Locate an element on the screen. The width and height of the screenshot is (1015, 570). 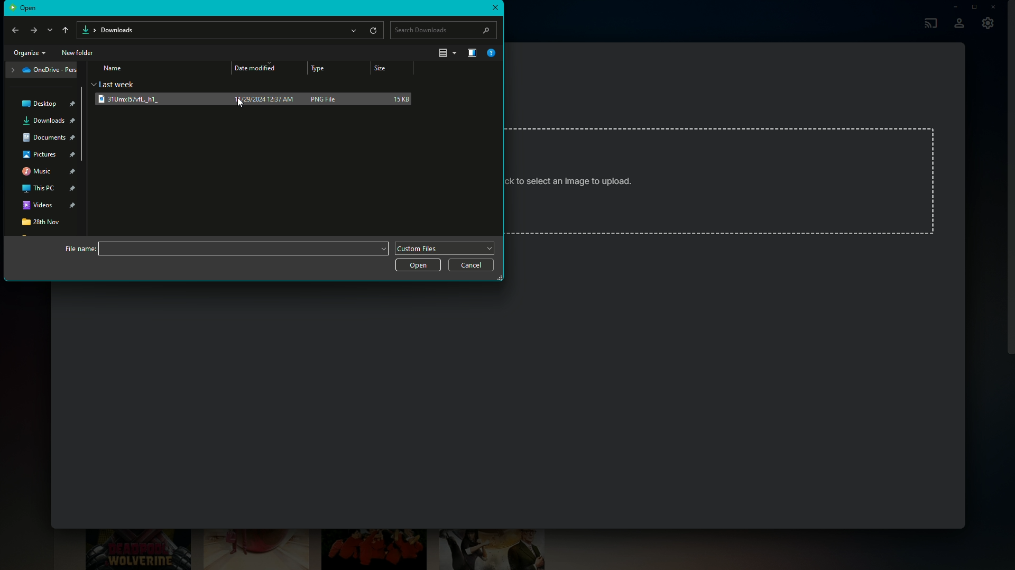
Type is located at coordinates (318, 69).